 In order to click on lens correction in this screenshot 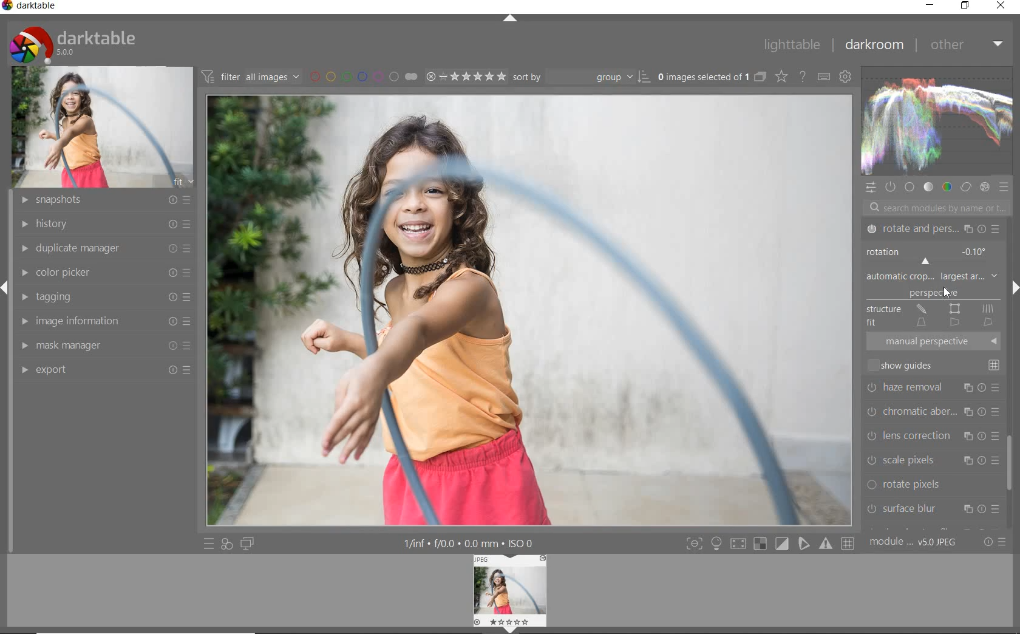, I will do `click(933, 434)`.